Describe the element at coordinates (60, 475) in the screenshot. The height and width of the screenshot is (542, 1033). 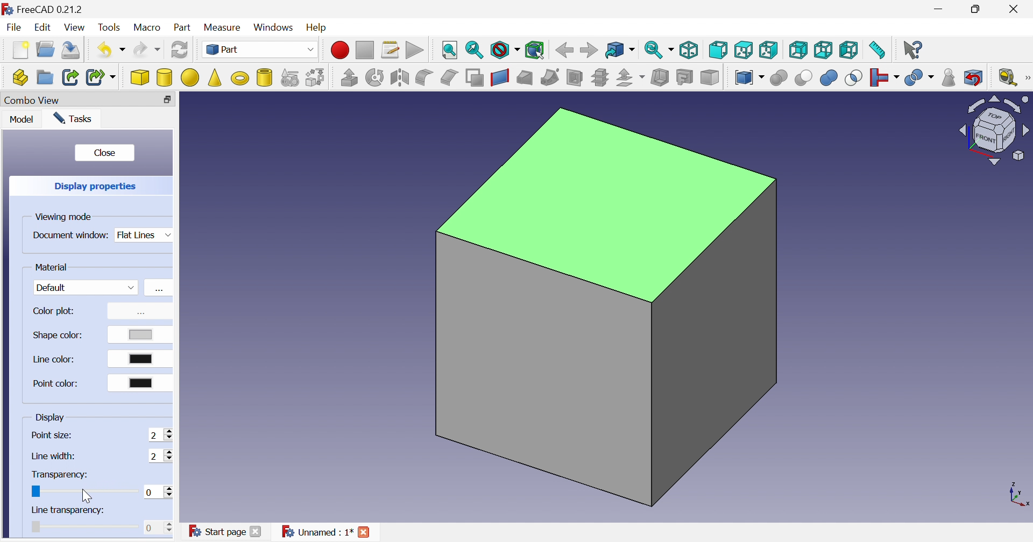
I see `Transparency` at that location.